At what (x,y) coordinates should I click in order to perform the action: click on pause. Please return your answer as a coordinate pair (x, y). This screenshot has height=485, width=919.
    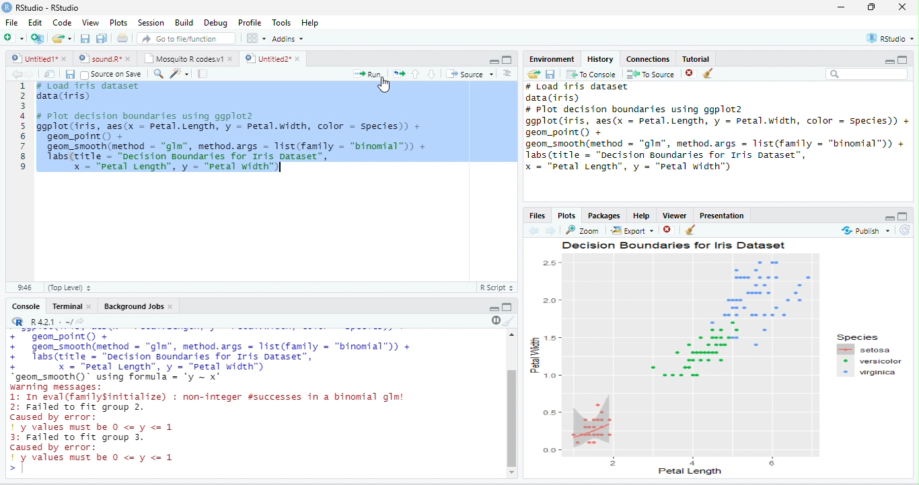
    Looking at the image, I should click on (494, 320).